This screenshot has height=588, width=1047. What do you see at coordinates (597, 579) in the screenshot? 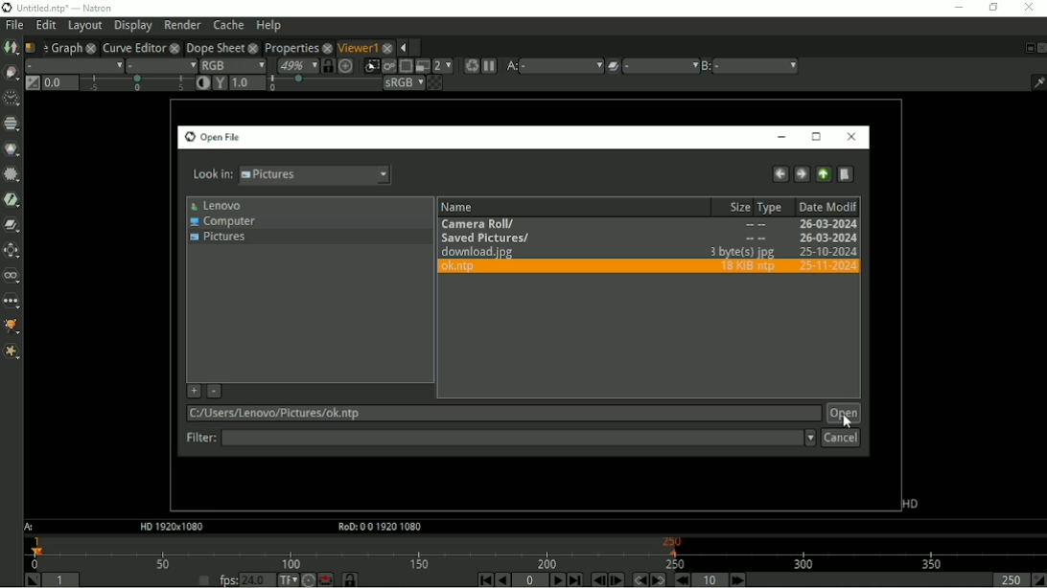
I see `Previous frame` at bounding box center [597, 579].